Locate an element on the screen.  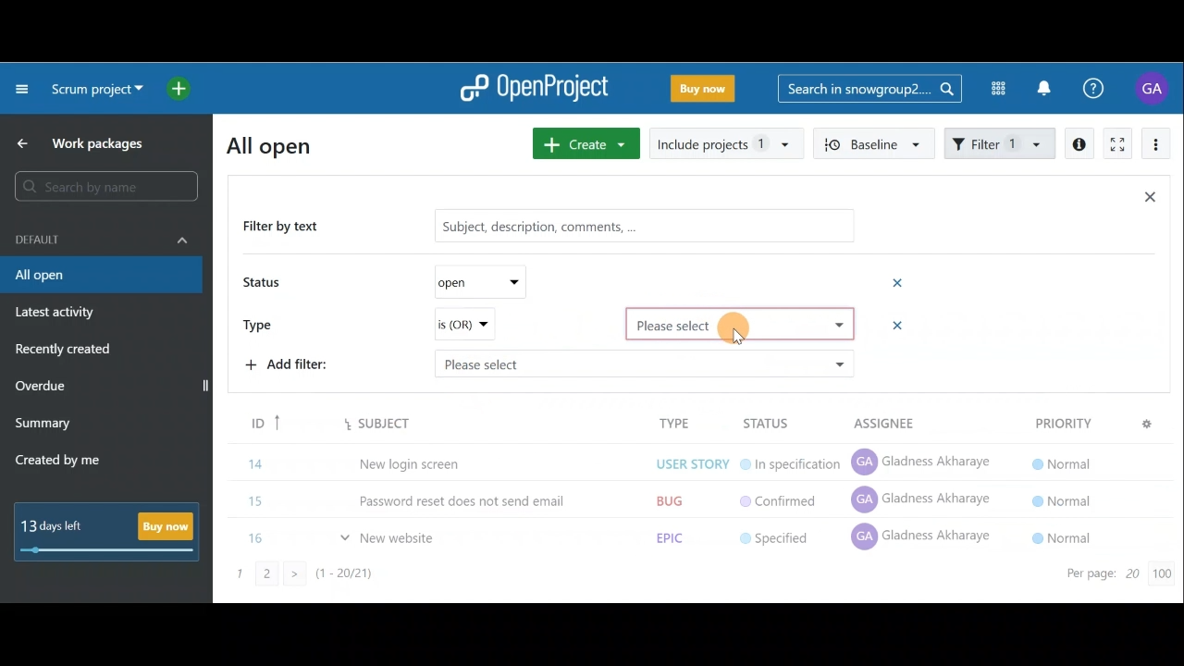
Item 16 is located at coordinates (678, 534).